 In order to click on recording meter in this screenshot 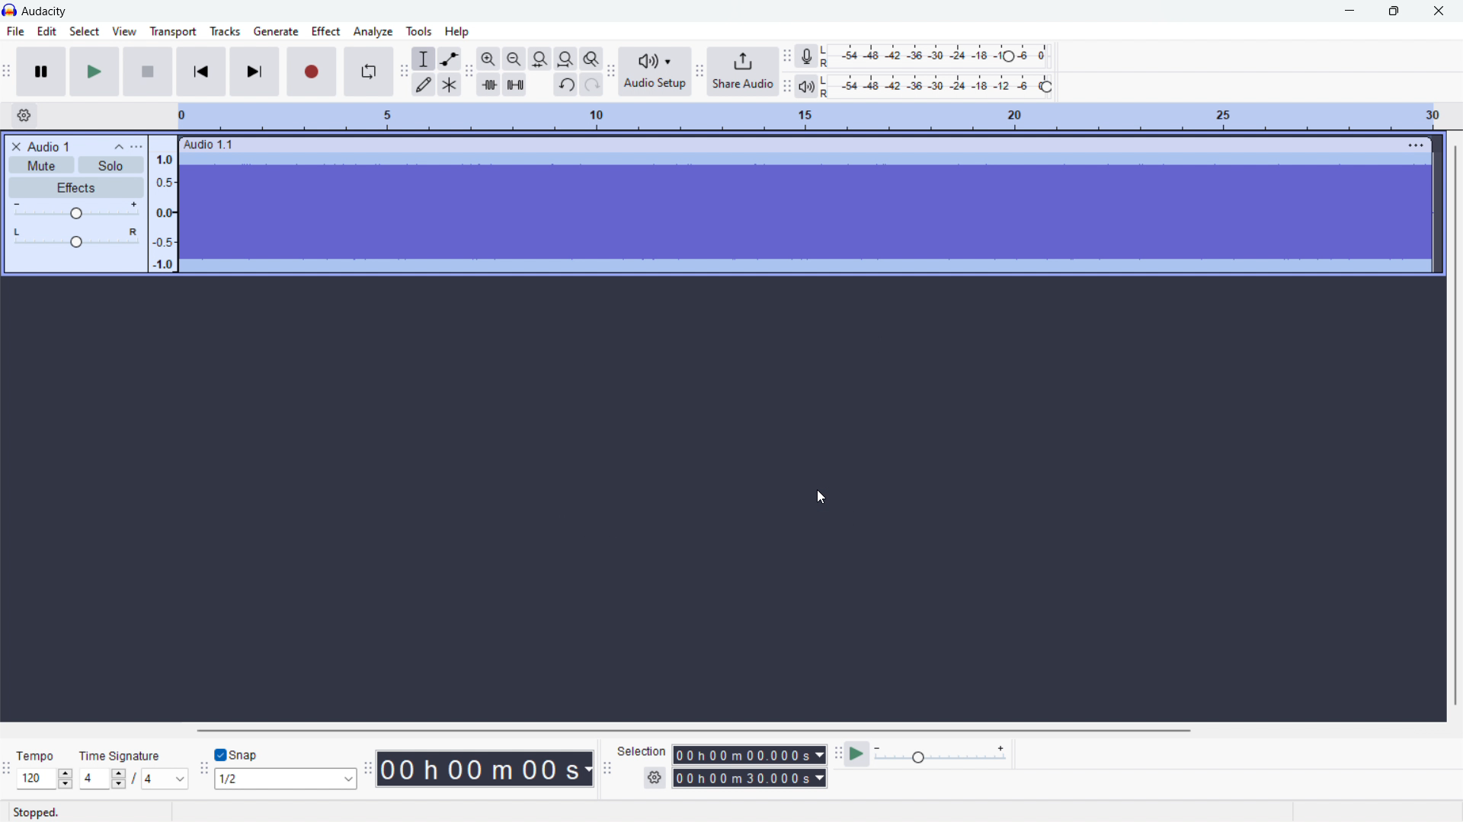, I will do `click(806, 56)`.